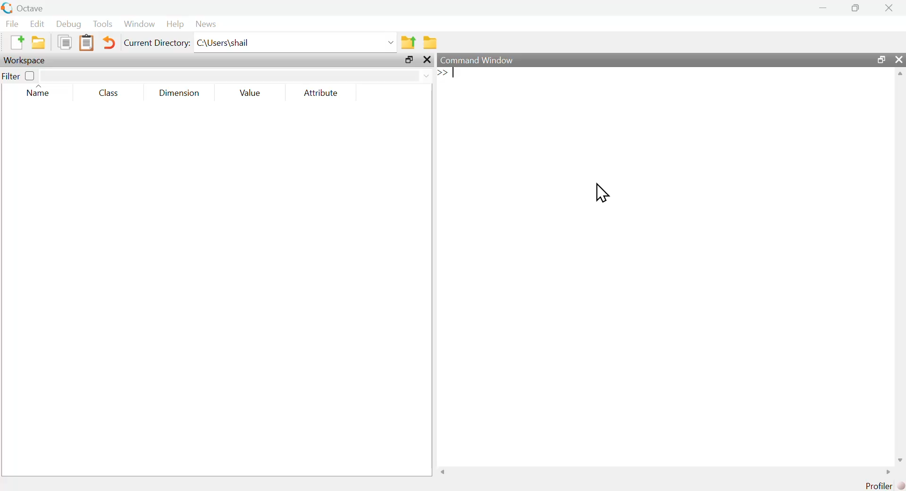  What do you see at coordinates (29, 8) in the screenshot?
I see `Octave` at bounding box center [29, 8].